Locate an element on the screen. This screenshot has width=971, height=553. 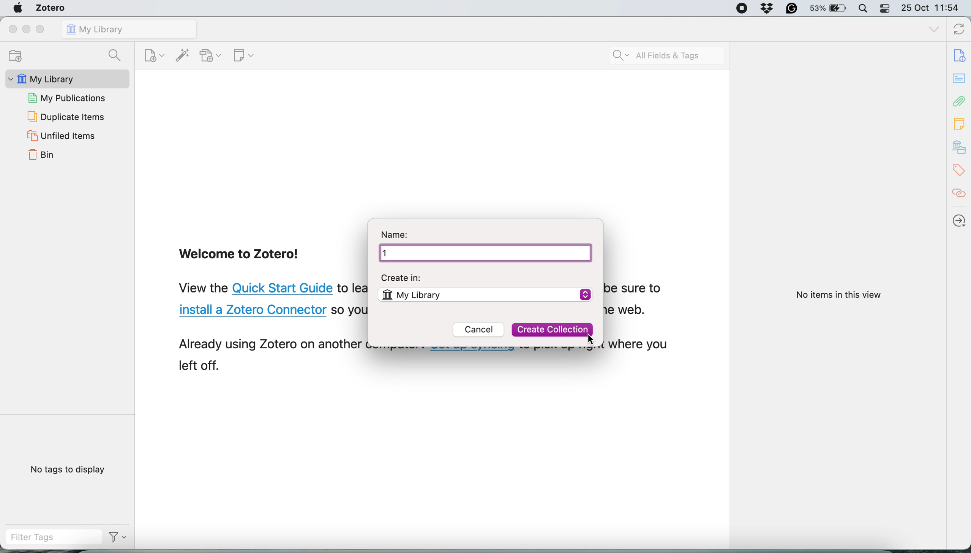
zotero is located at coordinates (50, 8).